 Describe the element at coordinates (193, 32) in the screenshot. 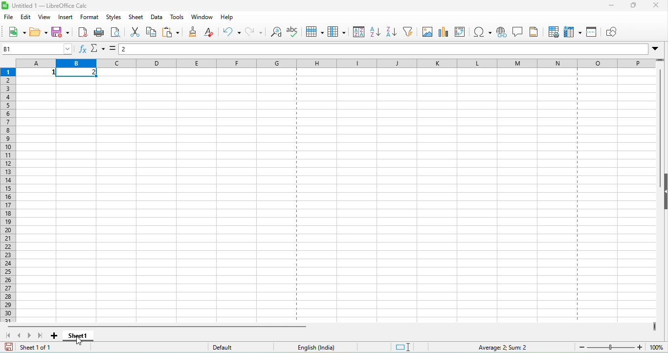

I see `clone formatting` at that location.